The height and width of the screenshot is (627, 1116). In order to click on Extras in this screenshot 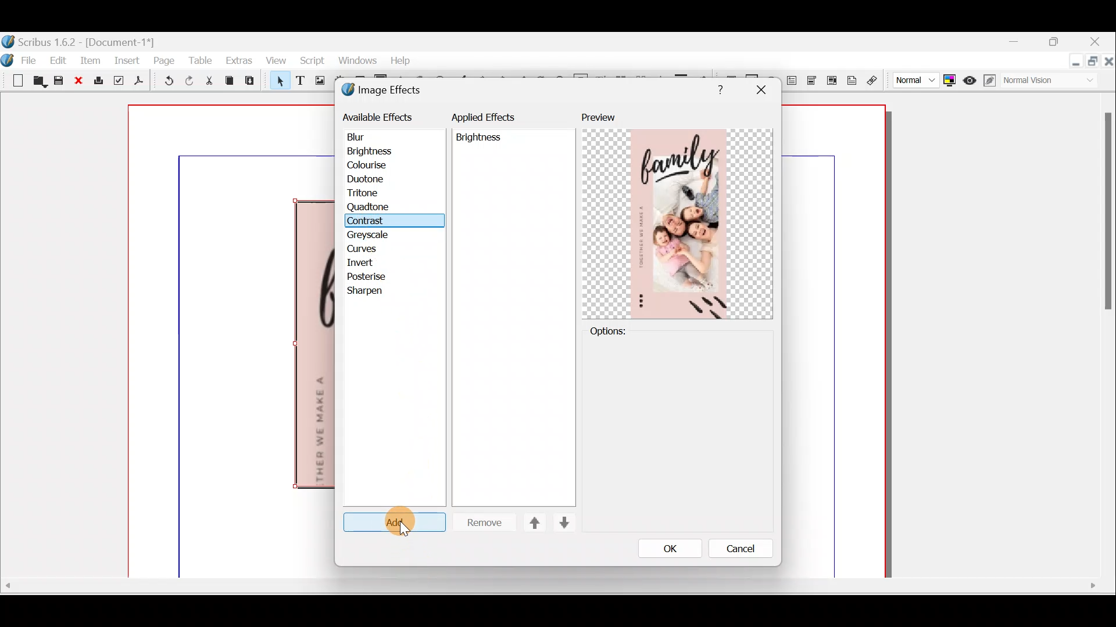, I will do `click(238, 60)`.